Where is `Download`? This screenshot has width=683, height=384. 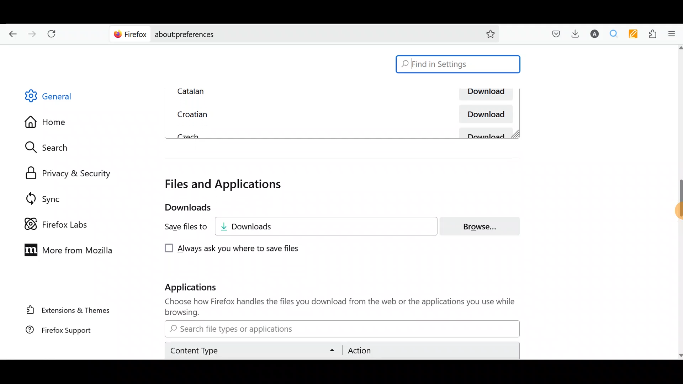 Download is located at coordinates (487, 133).